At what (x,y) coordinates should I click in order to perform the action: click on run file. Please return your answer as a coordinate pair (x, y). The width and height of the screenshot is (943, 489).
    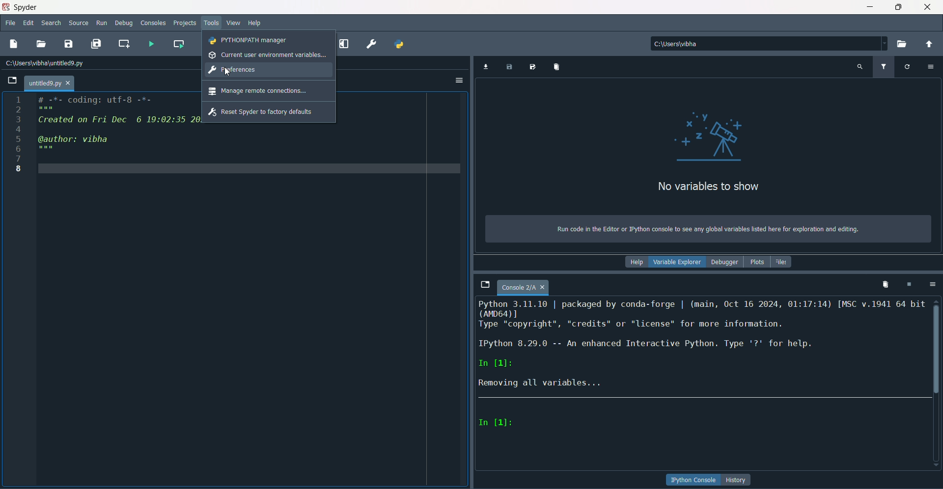
    Looking at the image, I should click on (149, 43).